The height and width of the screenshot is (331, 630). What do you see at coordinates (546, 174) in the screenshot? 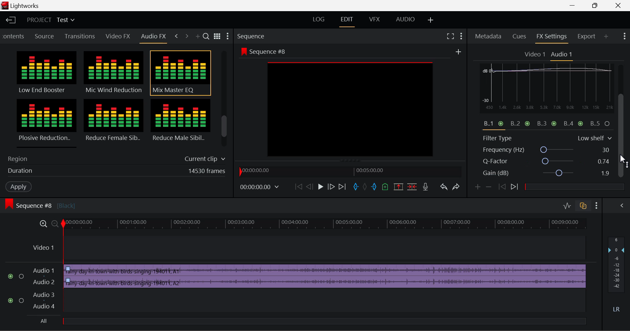
I see `Gain (dB)` at bounding box center [546, 174].